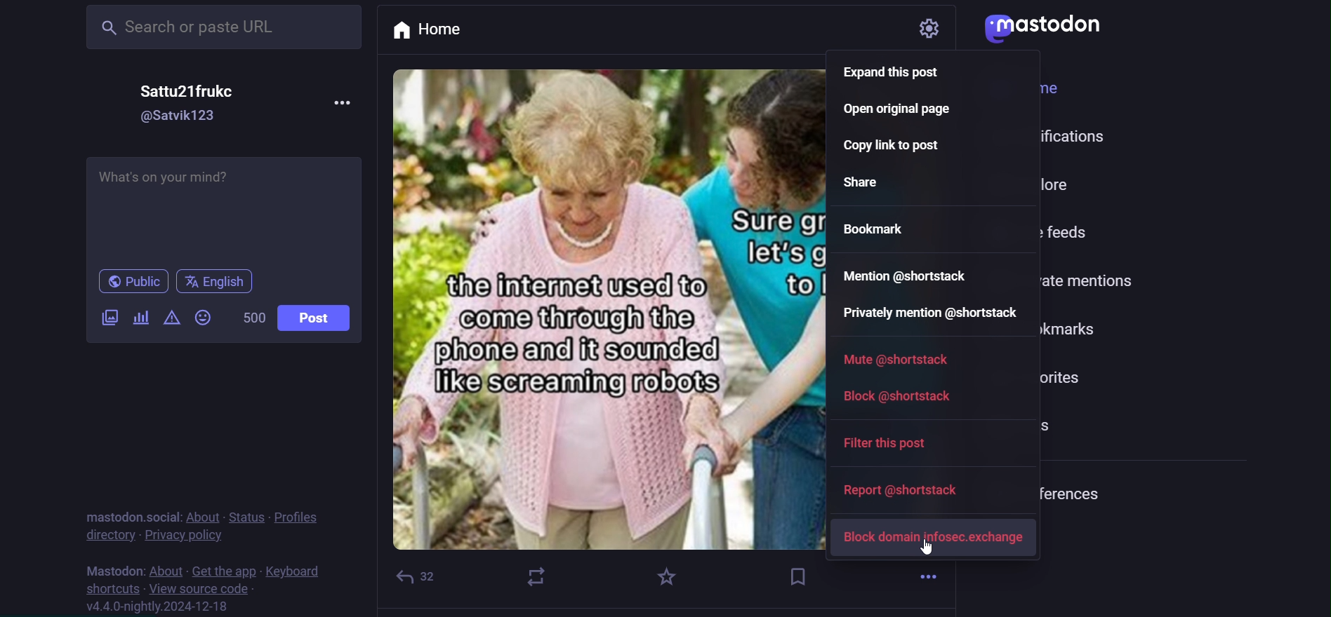 This screenshot has height=617, width=1331. What do you see at coordinates (895, 114) in the screenshot?
I see `open original page` at bounding box center [895, 114].